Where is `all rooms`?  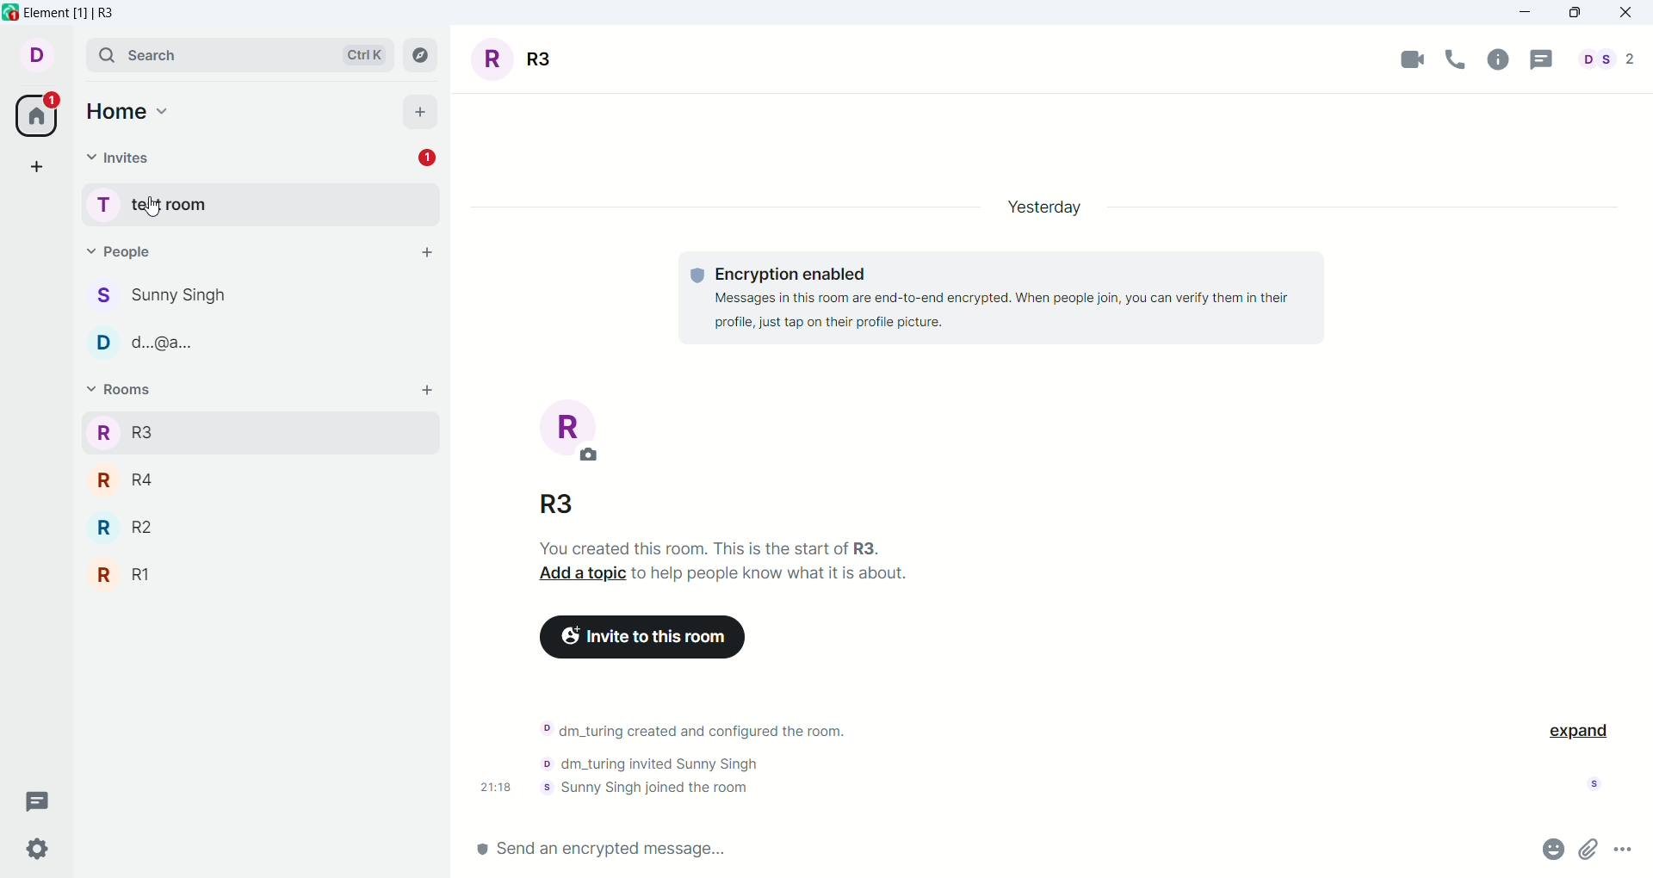 all rooms is located at coordinates (39, 116).